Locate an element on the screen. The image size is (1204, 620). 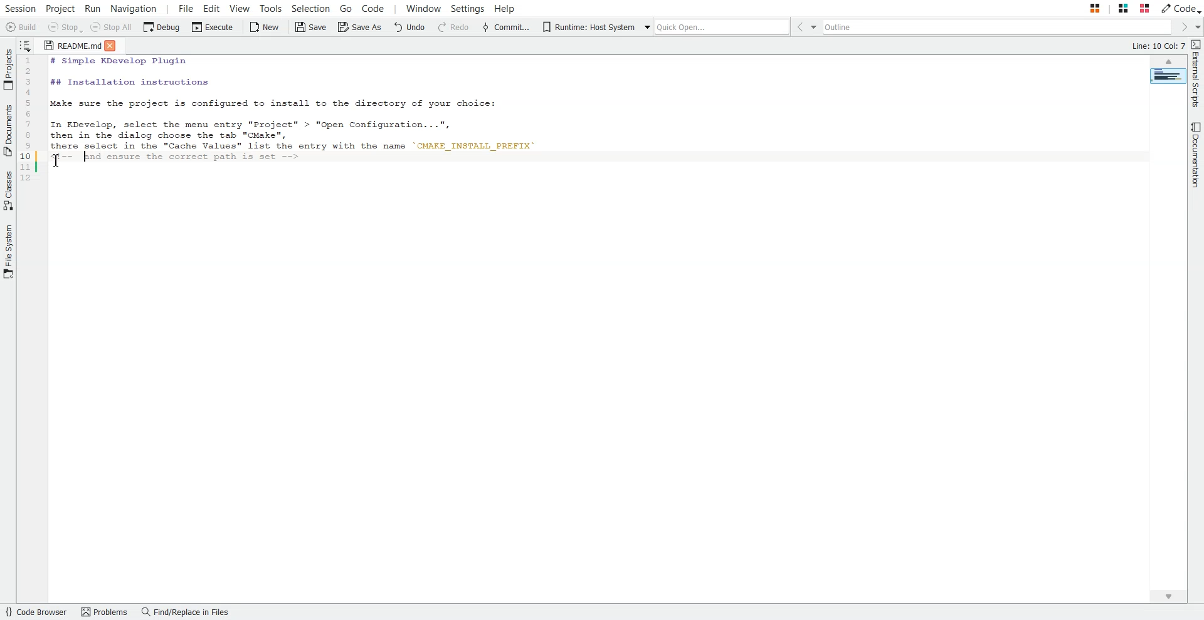
Page Overview is located at coordinates (1168, 76).